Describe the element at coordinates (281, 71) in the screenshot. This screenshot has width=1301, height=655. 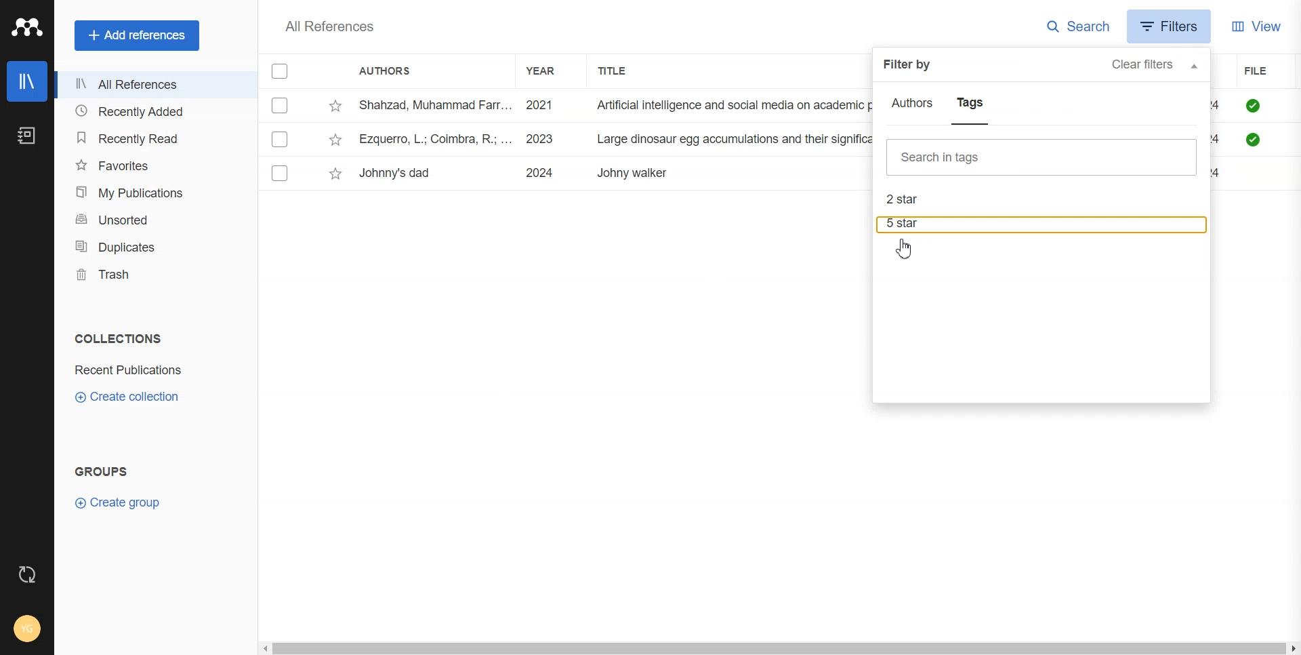
I see `Checklist` at that location.